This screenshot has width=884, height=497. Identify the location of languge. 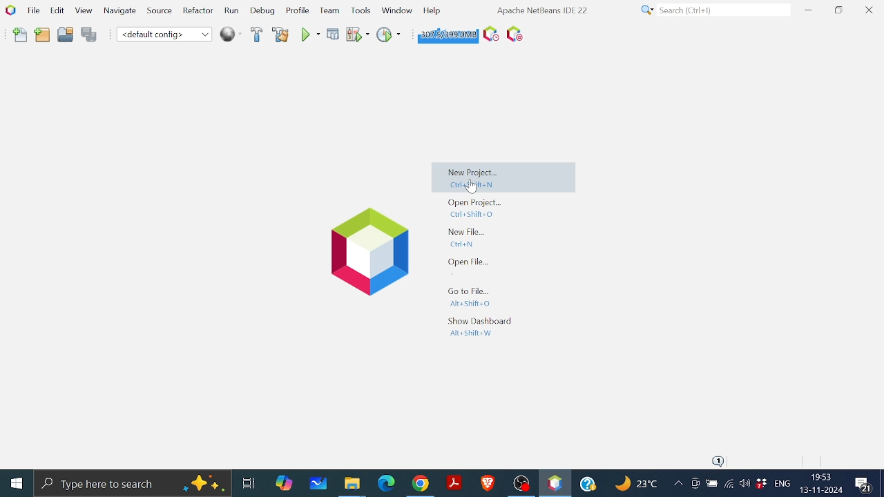
(782, 485).